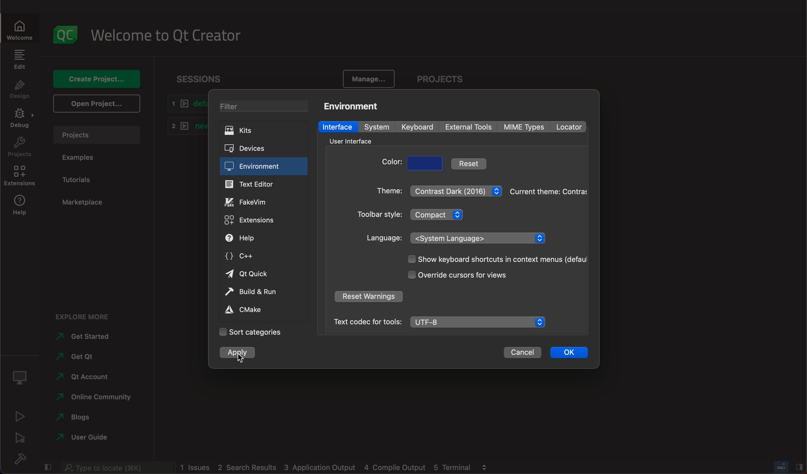 This screenshot has width=807, height=474. What do you see at coordinates (86, 313) in the screenshot?
I see `explore more` at bounding box center [86, 313].